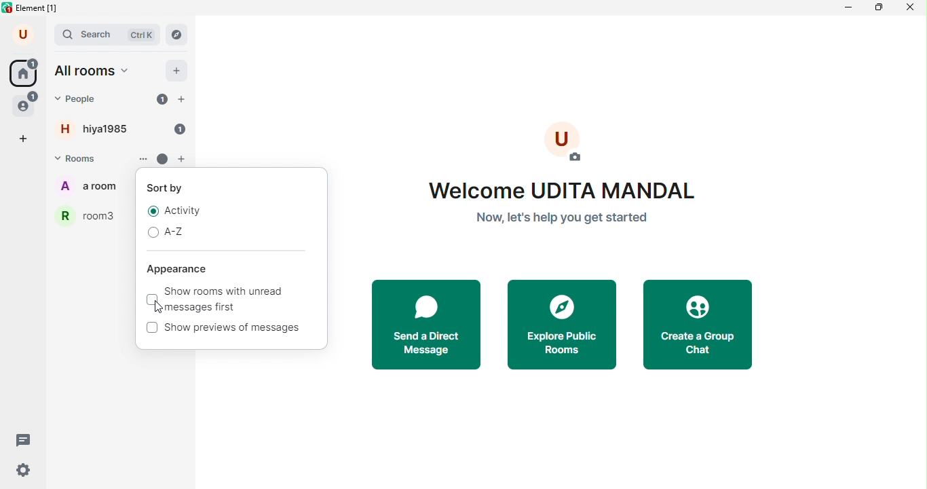 The image size is (927, 489). Describe the element at coordinates (140, 158) in the screenshot. I see `options` at that location.